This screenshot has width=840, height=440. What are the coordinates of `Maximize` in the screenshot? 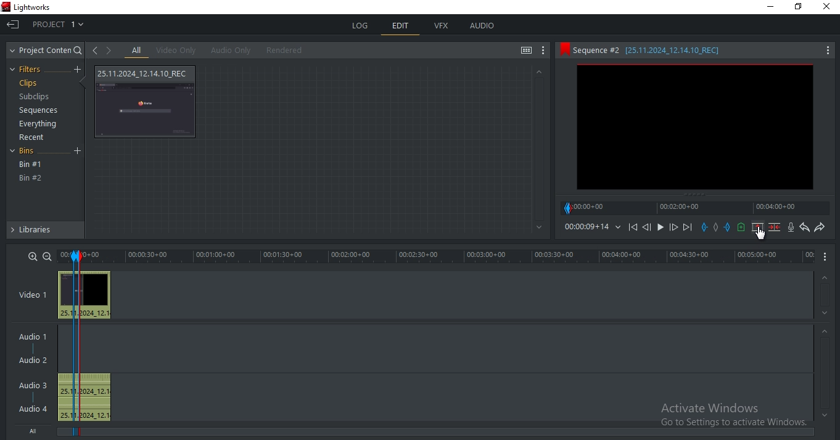 It's located at (801, 9).